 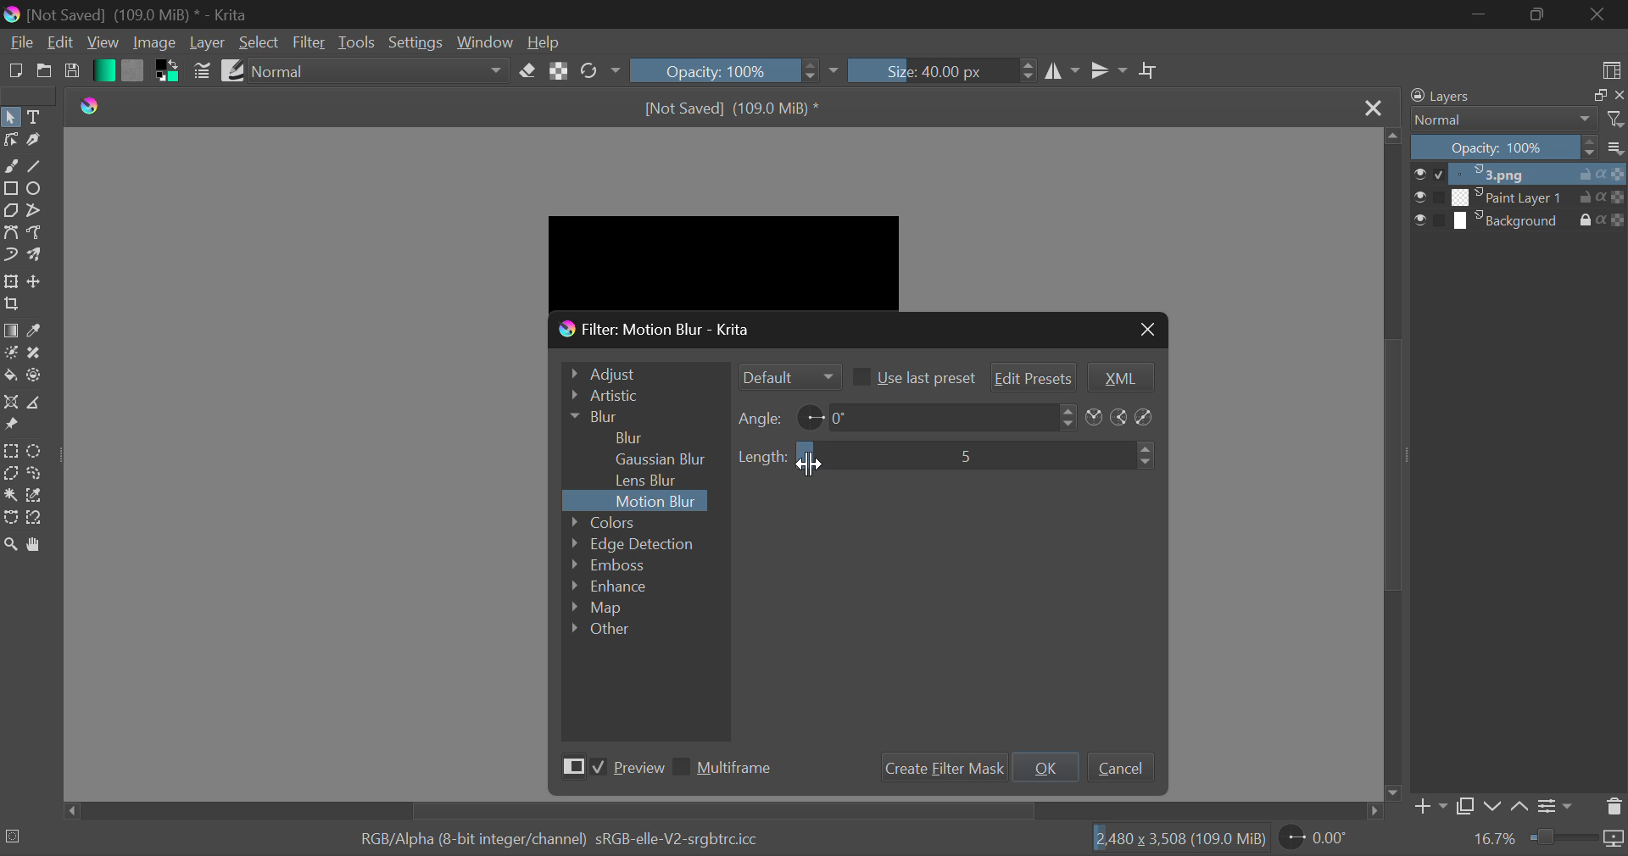 What do you see at coordinates (309, 43) in the screenshot?
I see `Filter` at bounding box center [309, 43].